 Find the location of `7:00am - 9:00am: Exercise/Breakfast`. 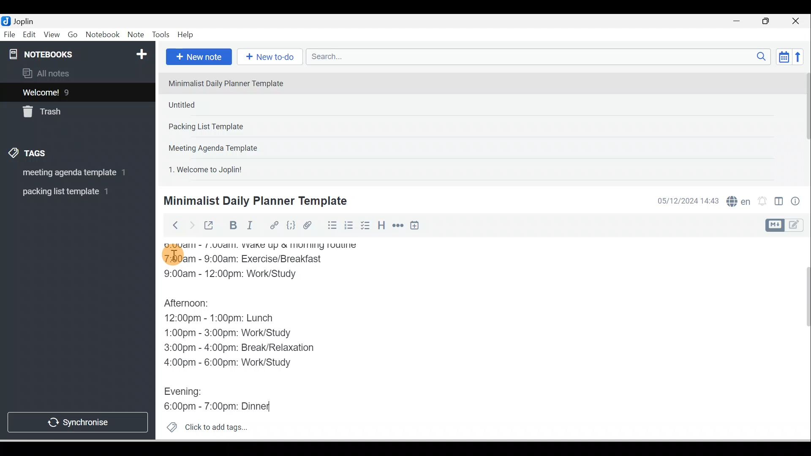

7:00am - 9:00am: Exercise/Breakfast is located at coordinates (254, 259).